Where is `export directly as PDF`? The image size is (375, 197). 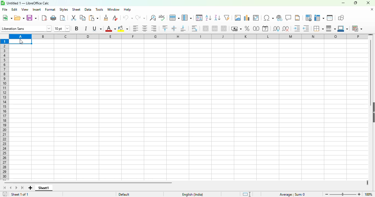
export directly as PDF is located at coordinates (44, 18).